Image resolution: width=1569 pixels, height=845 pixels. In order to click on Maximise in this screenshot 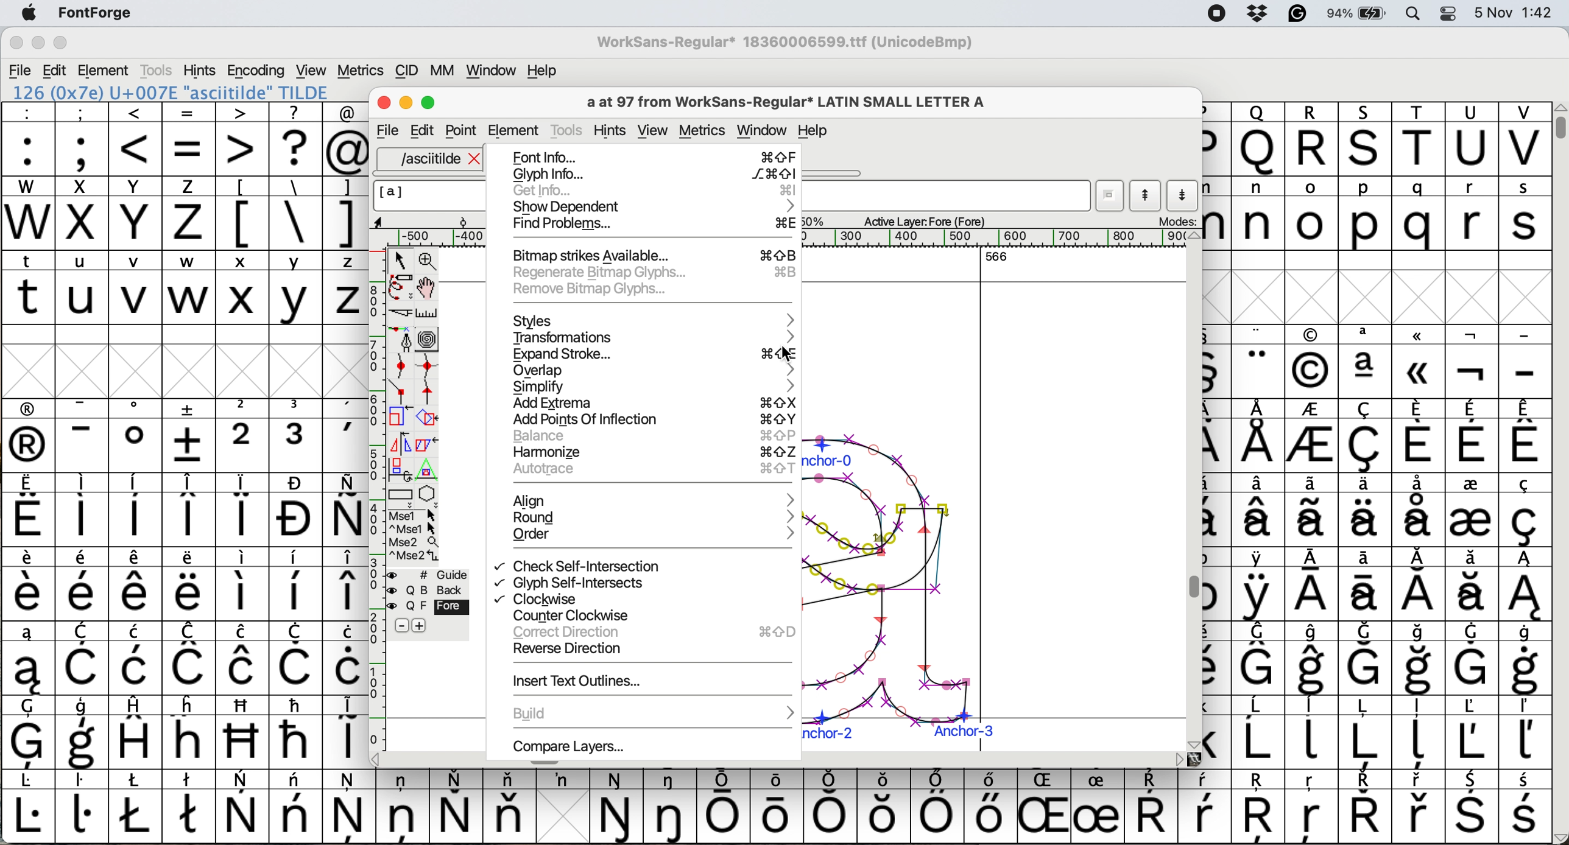, I will do `click(431, 103)`.